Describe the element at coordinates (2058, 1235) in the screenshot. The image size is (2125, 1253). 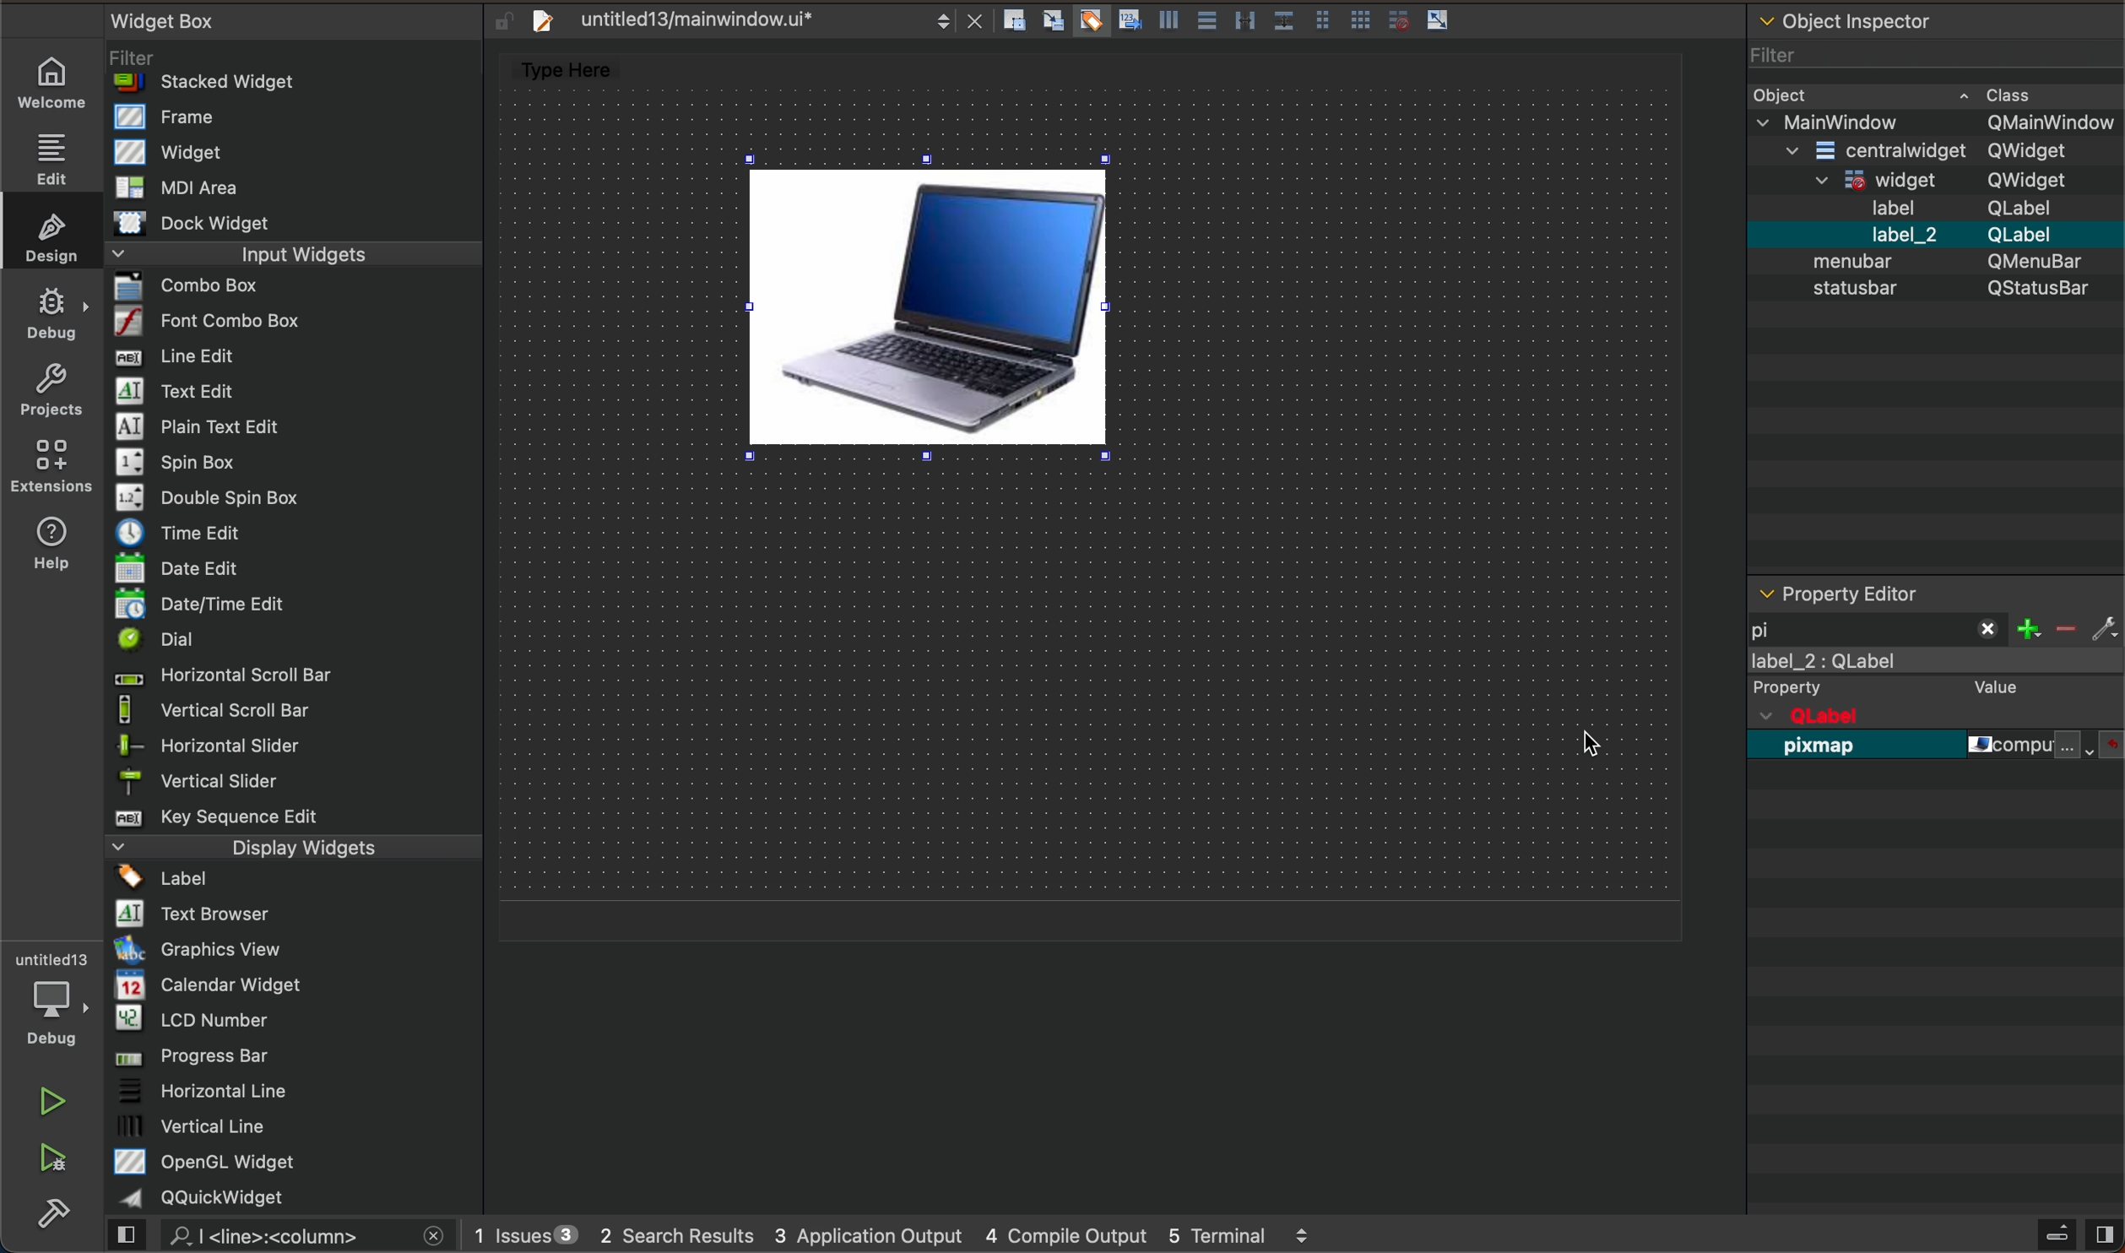
I see `` at that location.